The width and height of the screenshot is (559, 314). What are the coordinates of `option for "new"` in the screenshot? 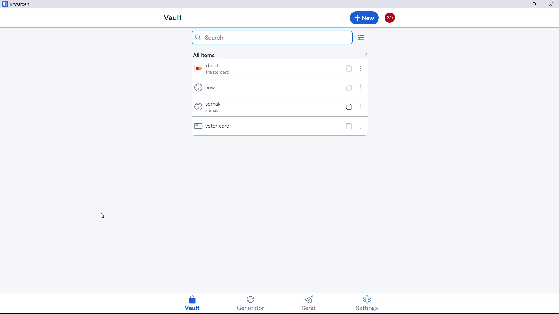 It's located at (361, 89).